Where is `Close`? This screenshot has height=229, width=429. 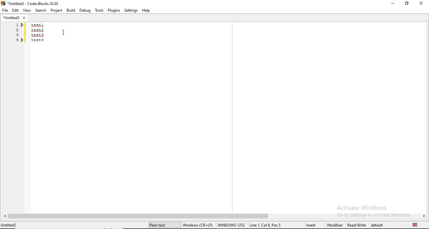
Close is located at coordinates (421, 3).